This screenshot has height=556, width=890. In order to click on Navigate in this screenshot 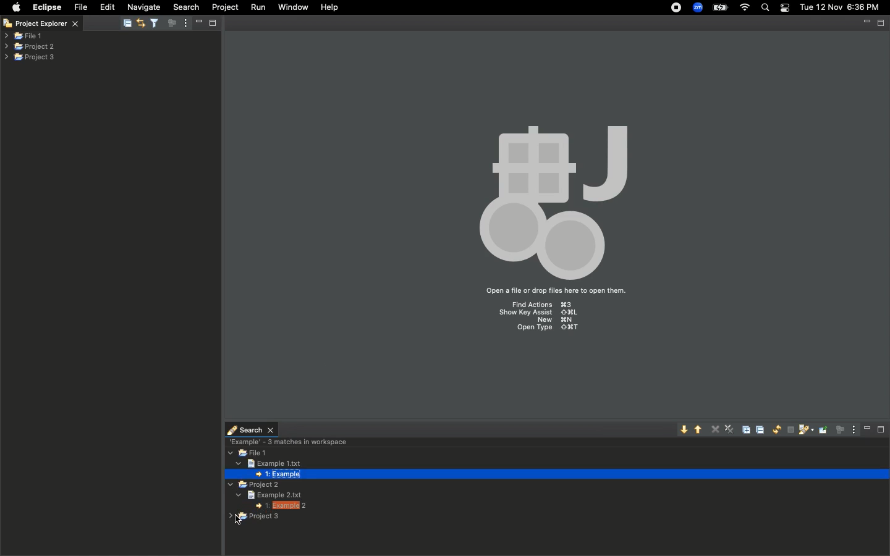, I will do `click(145, 7)`.